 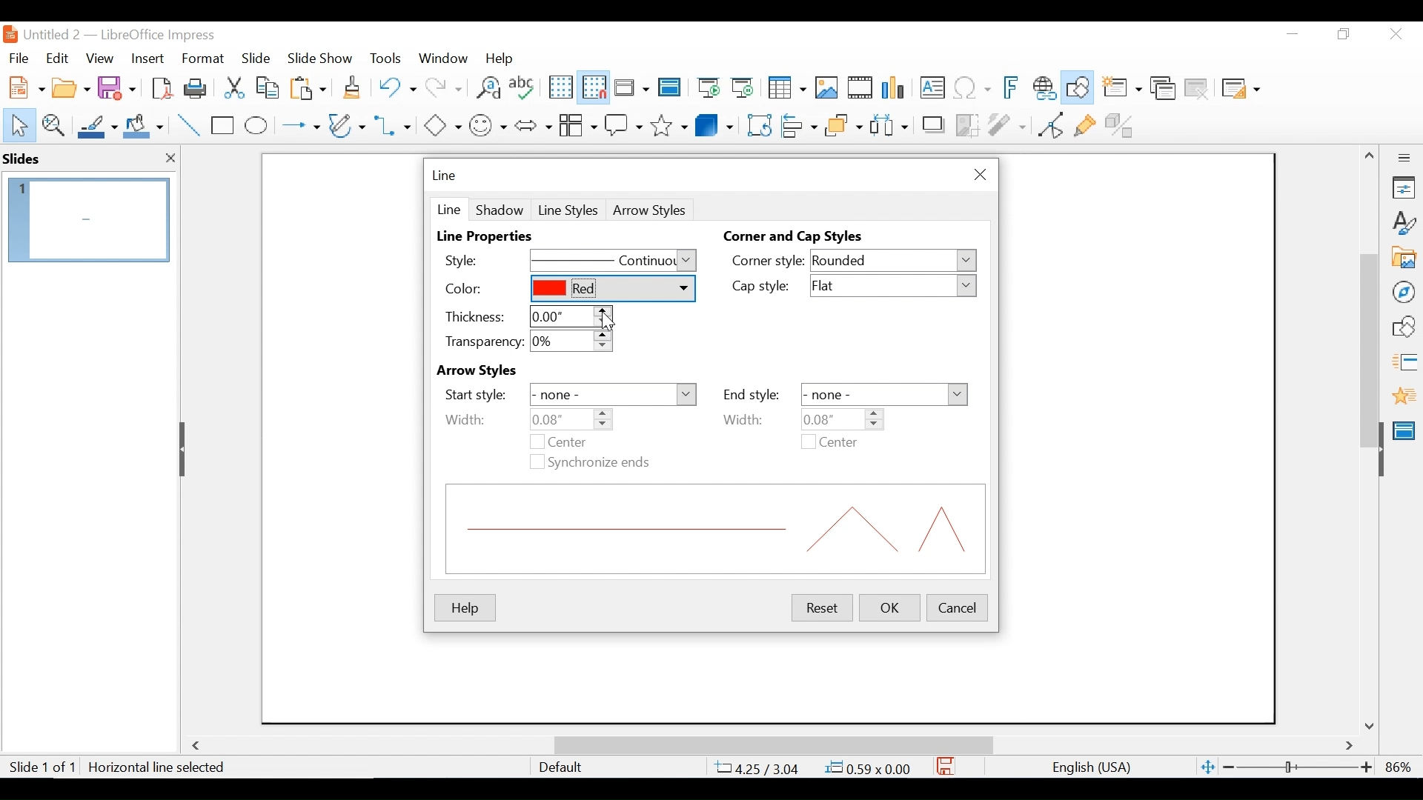 What do you see at coordinates (256, 57) in the screenshot?
I see `Slide` at bounding box center [256, 57].